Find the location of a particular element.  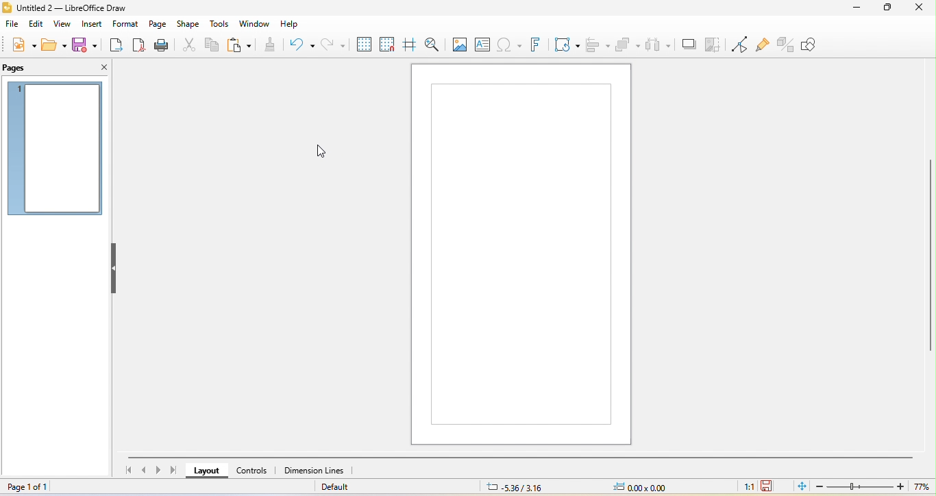

next page is located at coordinates (160, 471).